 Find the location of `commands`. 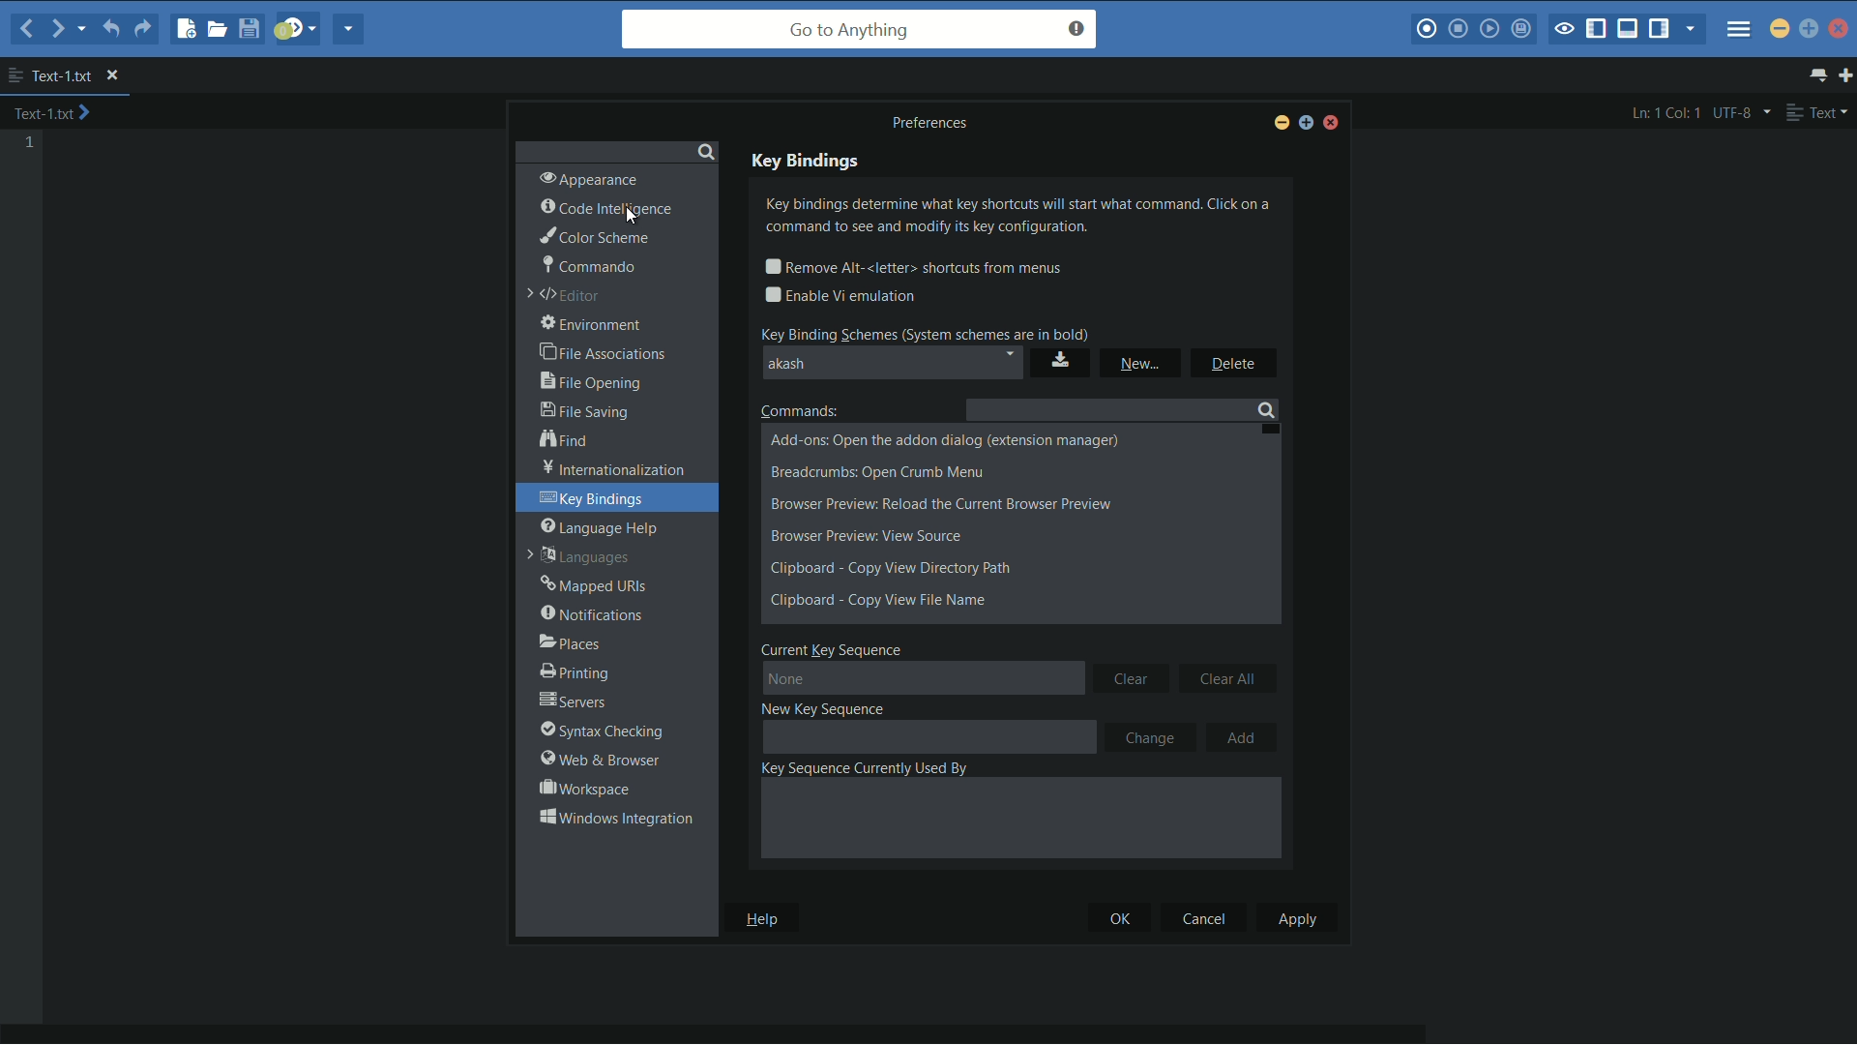

commands is located at coordinates (803, 409).